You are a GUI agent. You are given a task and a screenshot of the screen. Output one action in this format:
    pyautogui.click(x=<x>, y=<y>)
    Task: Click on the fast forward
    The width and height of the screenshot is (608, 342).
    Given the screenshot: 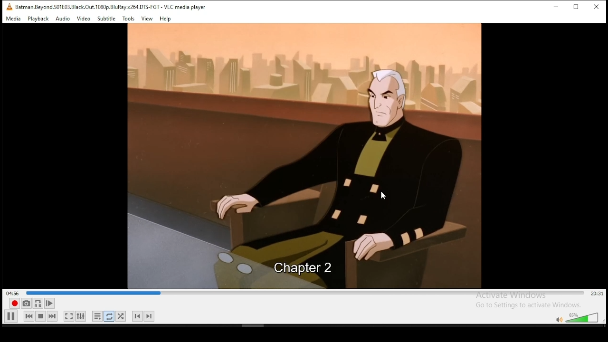 What is the action you would take?
    pyautogui.click(x=53, y=317)
    